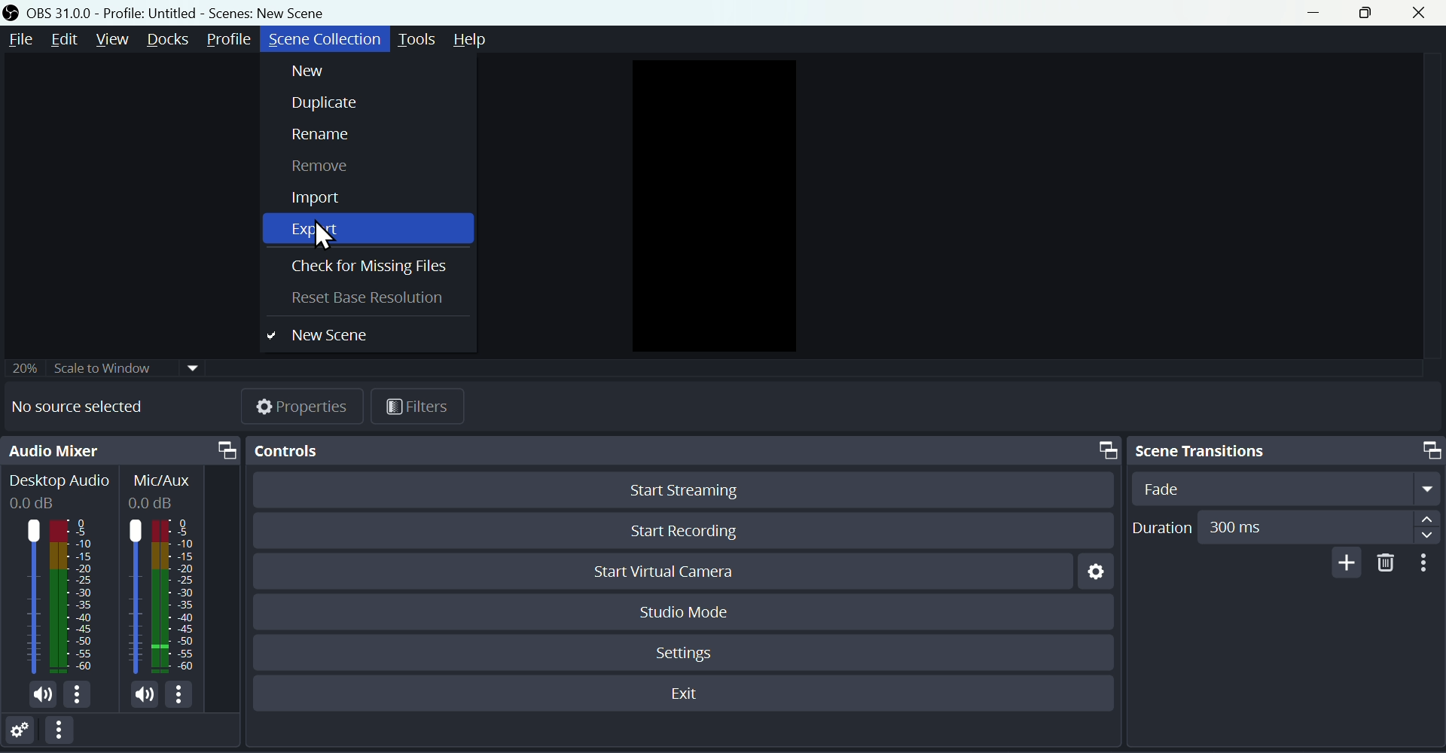 The height and width of the screenshot is (753, 1446). I want to click on Properties, so click(305, 405).